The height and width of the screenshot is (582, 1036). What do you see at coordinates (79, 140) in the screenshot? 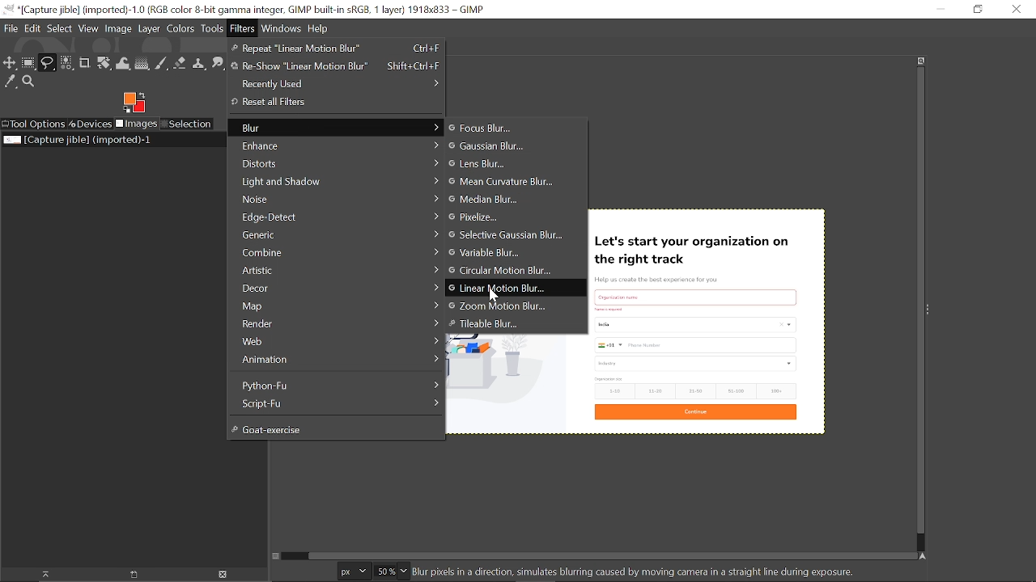
I see `Current image` at bounding box center [79, 140].